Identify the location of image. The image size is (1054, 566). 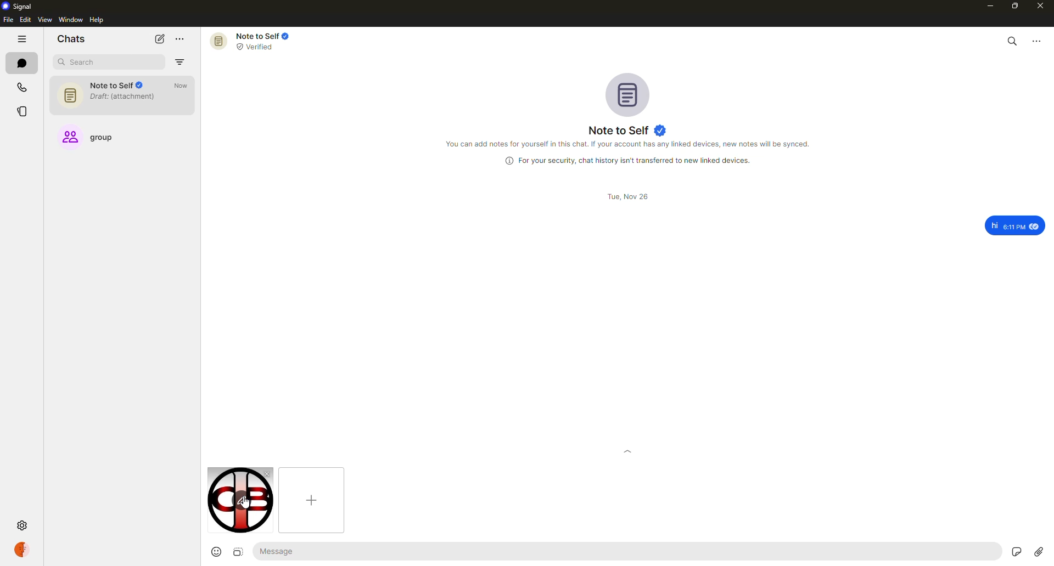
(239, 552).